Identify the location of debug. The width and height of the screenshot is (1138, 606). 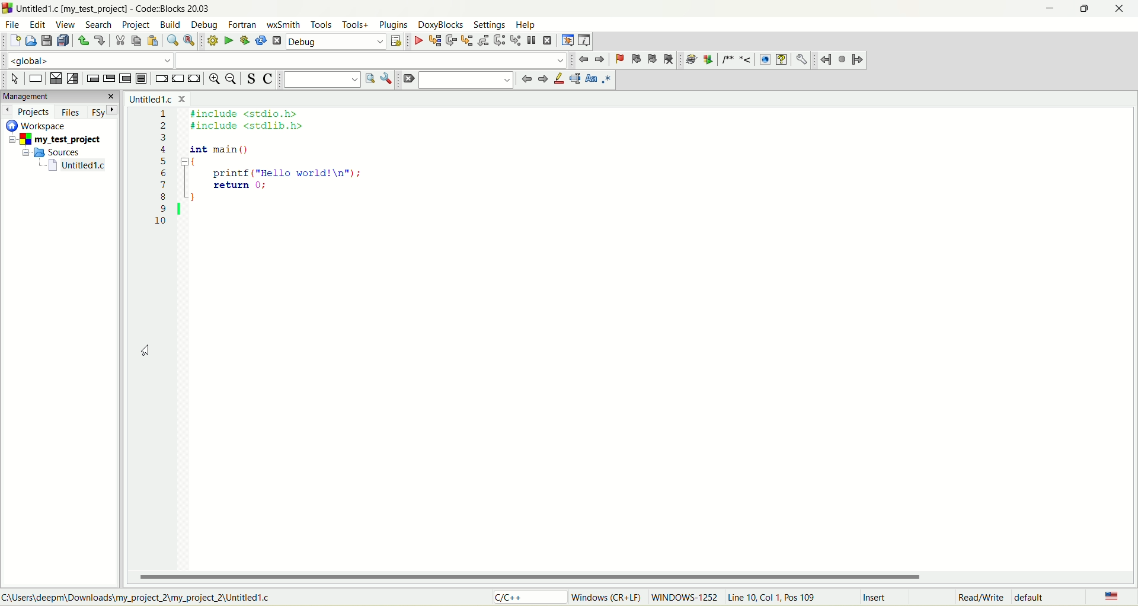
(337, 40).